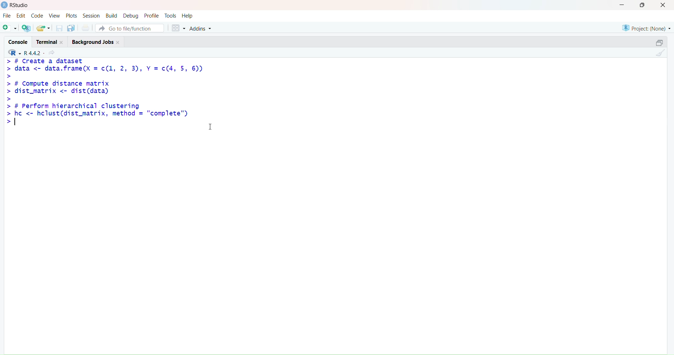 The height and width of the screenshot is (355, 674). I want to click on Plots, so click(71, 16).